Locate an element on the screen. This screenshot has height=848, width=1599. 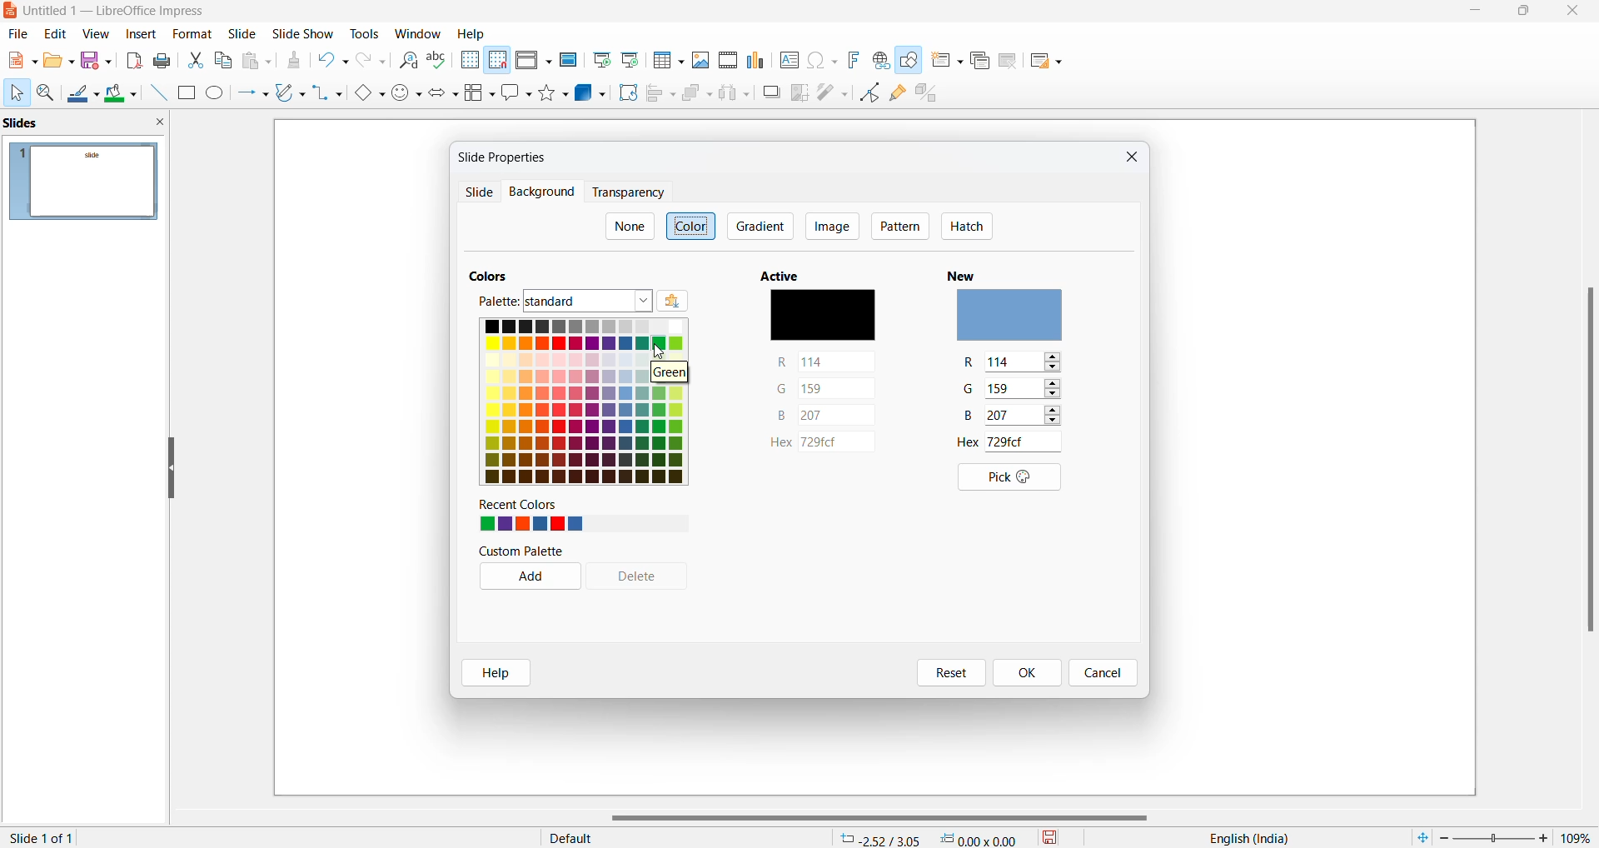
R value  is located at coordinates (1013, 362).